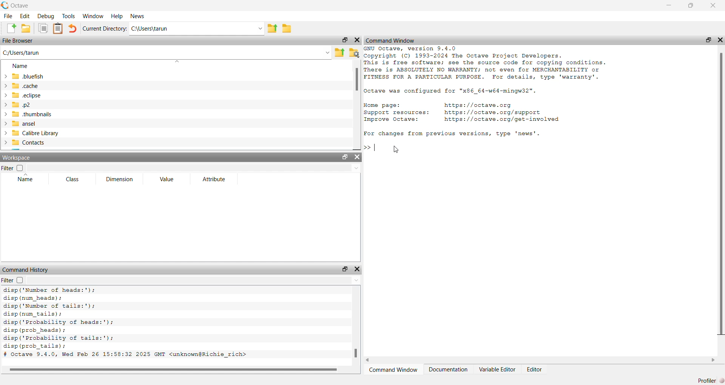 The width and height of the screenshot is (725, 385). What do you see at coordinates (46, 16) in the screenshot?
I see `Debug` at bounding box center [46, 16].